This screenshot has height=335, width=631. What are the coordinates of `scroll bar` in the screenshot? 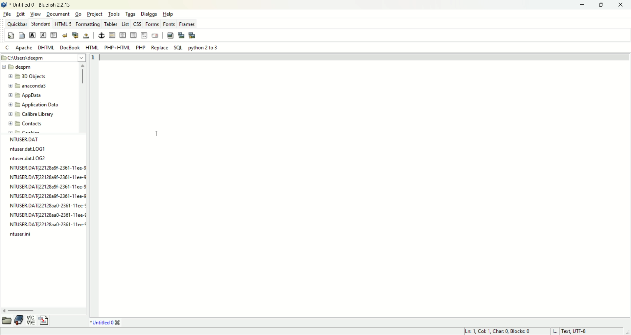 It's located at (84, 105).